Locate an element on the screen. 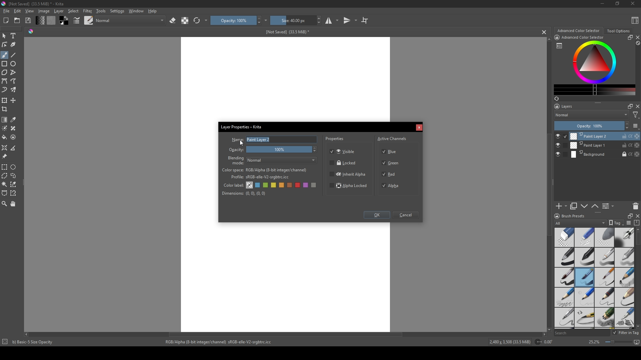 The image size is (641, 360). copy is located at coordinates (574, 206).